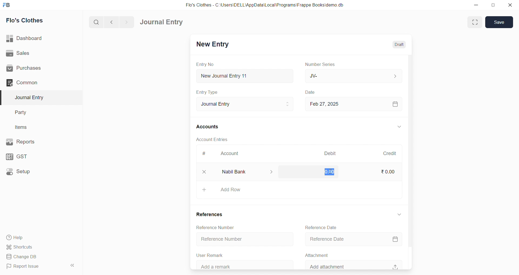 Image resolution: width=519 pixels, height=275 pixels. I want to click on Flo's Clothes, so click(28, 20).